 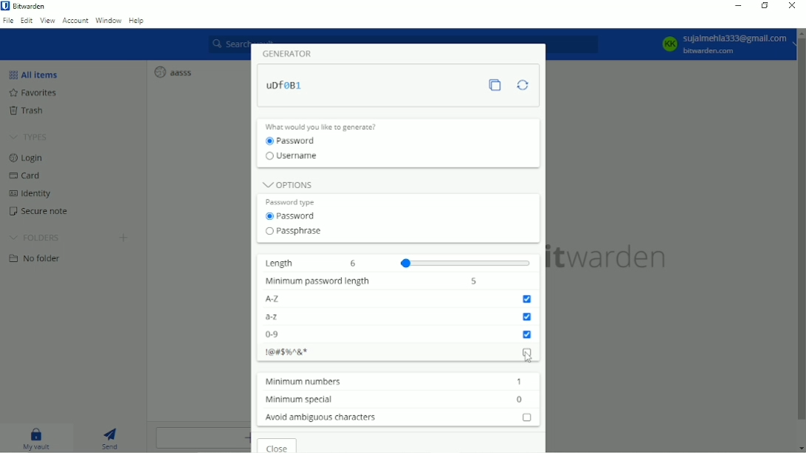 What do you see at coordinates (521, 401) in the screenshot?
I see `minimum special character input` at bounding box center [521, 401].